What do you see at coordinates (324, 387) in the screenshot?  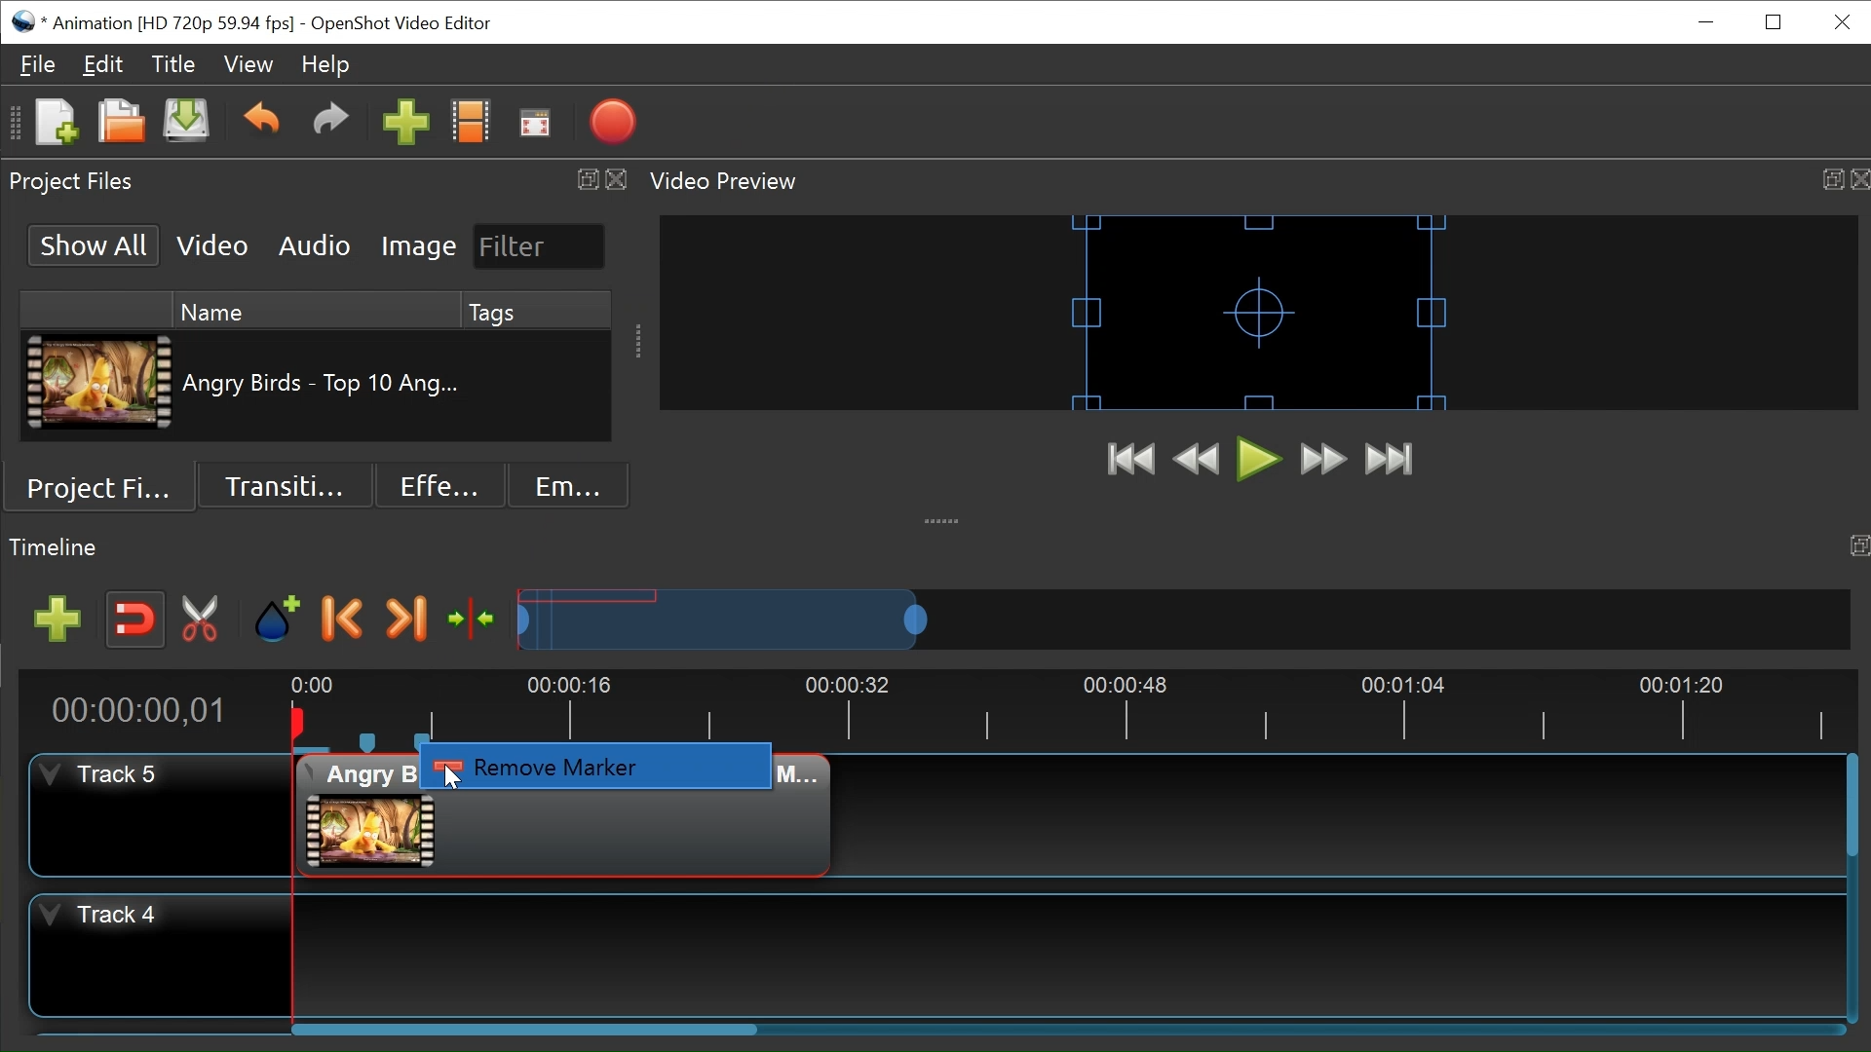 I see `Clip Nmae` at bounding box center [324, 387].